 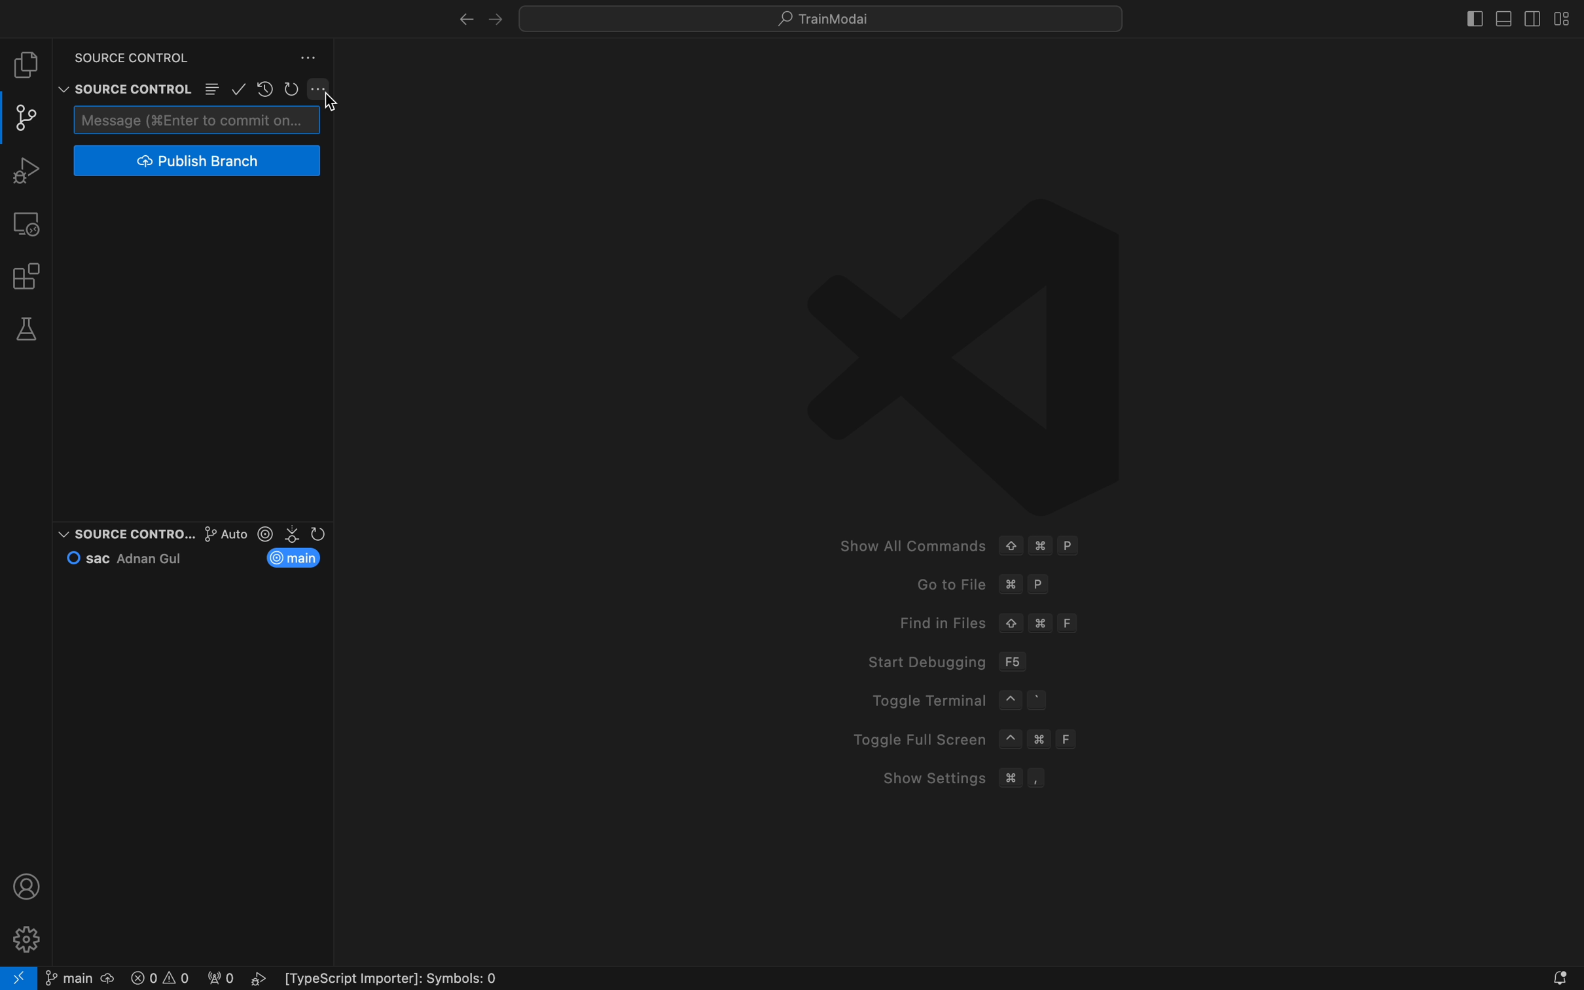 What do you see at coordinates (195, 161) in the screenshot?
I see `publish branch` at bounding box center [195, 161].